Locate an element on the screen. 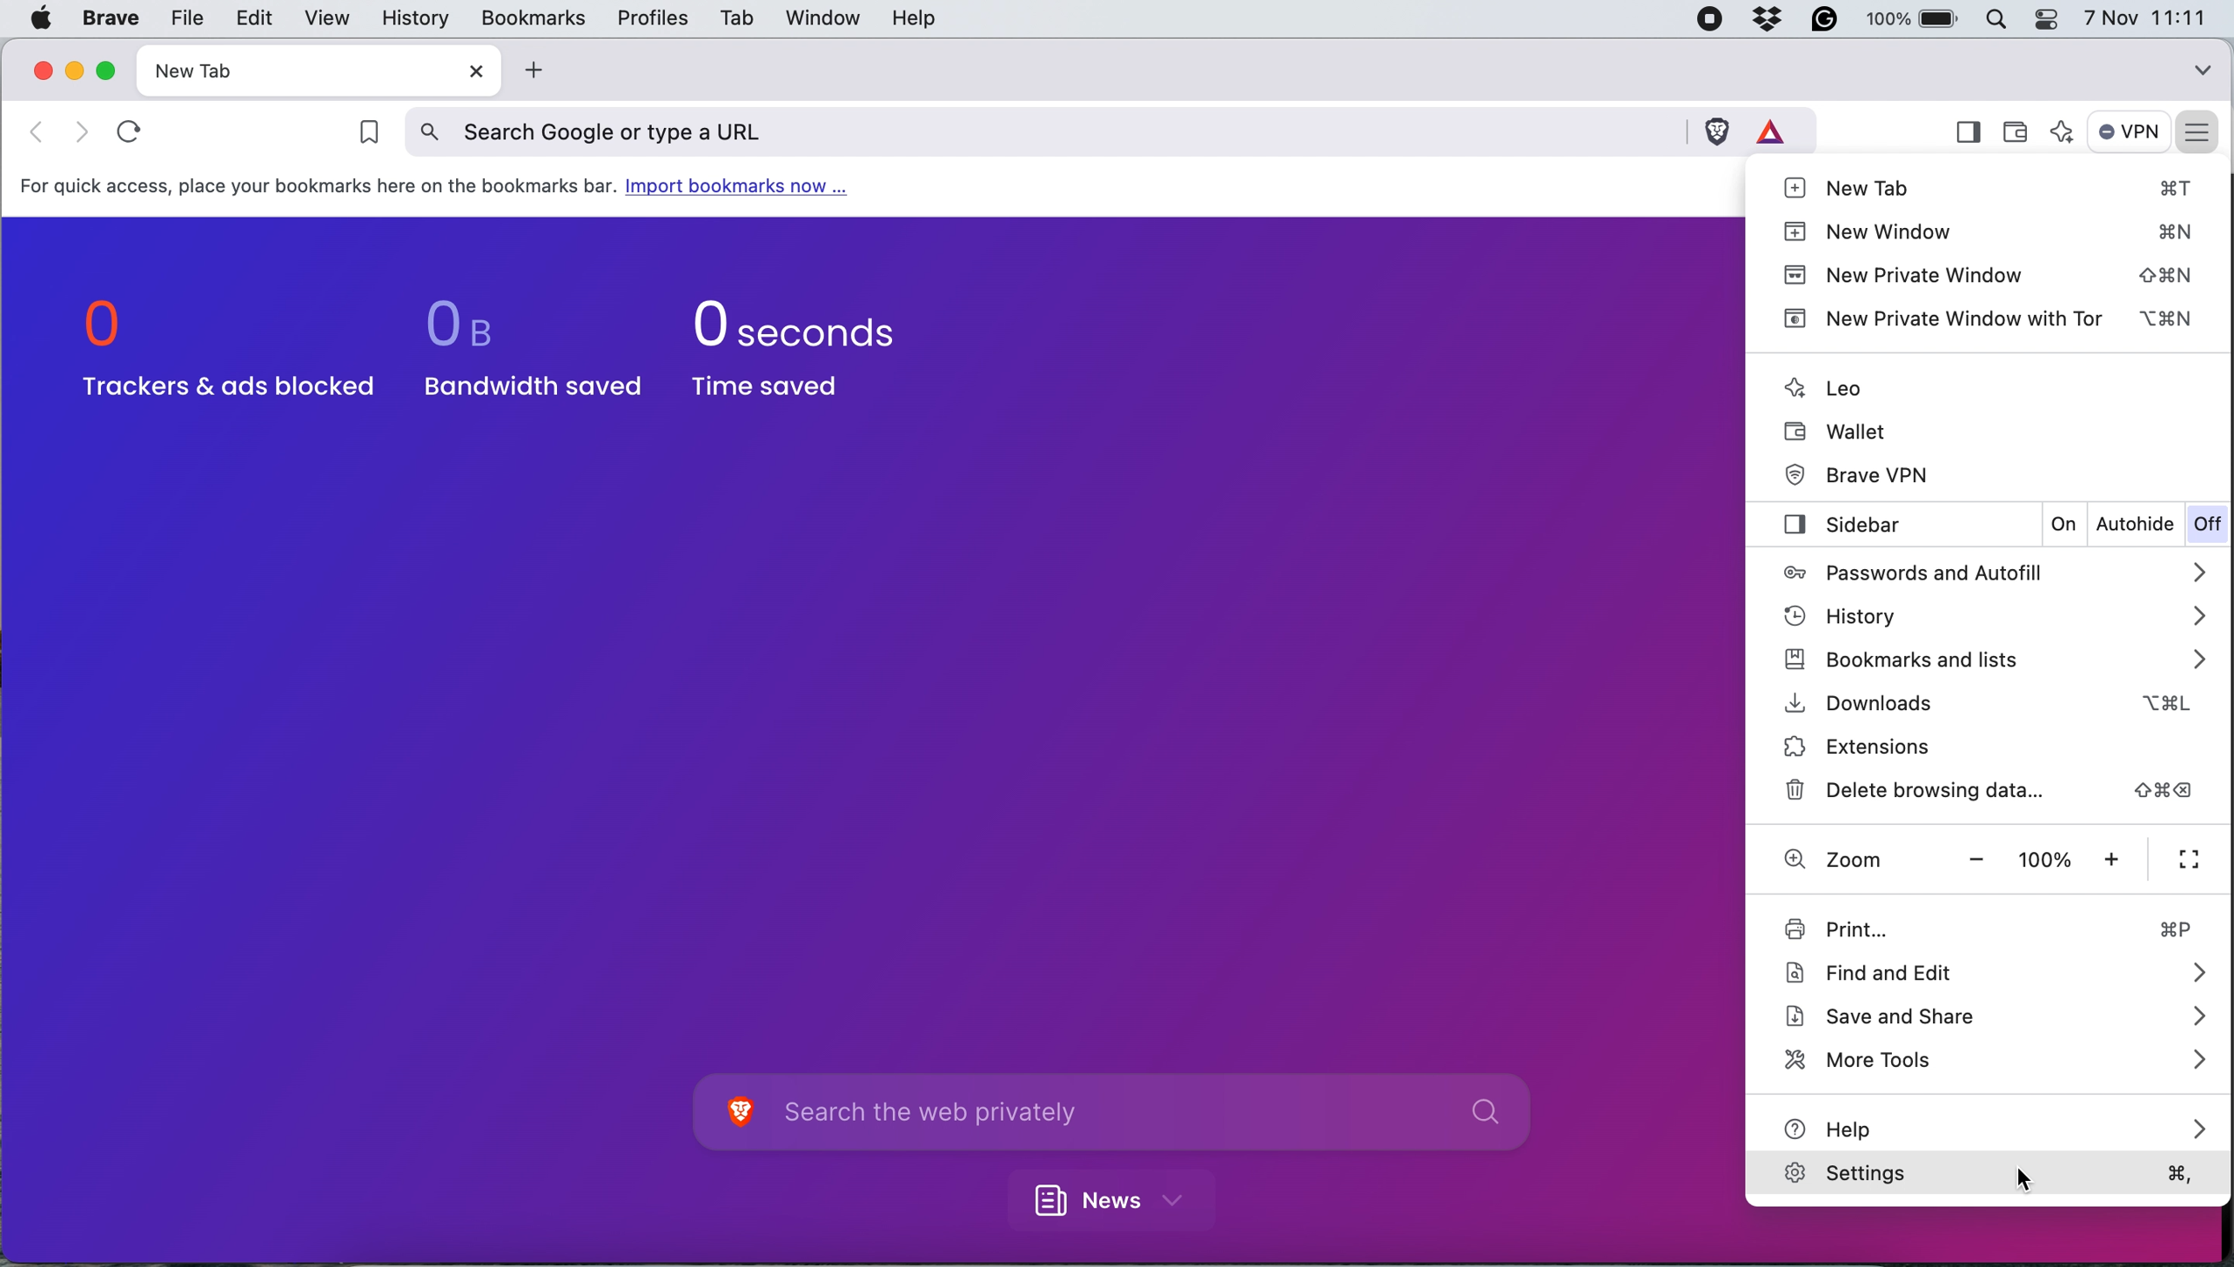 The width and height of the screenshot is (2234, 1267). 0 b bandwidth saved is located at coordinates (523, 345).